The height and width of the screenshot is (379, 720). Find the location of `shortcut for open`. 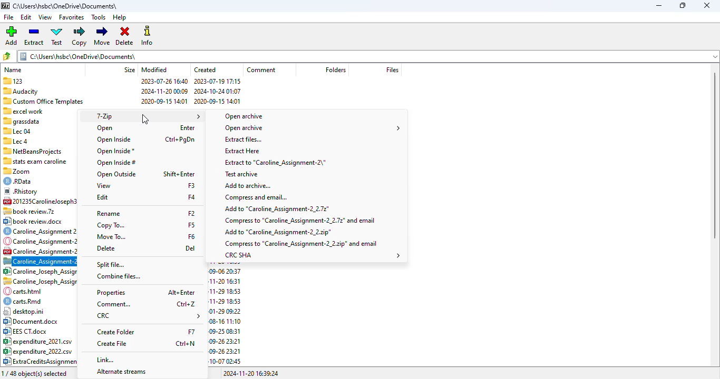

shortcut for open is located at coordinates (188, 127).